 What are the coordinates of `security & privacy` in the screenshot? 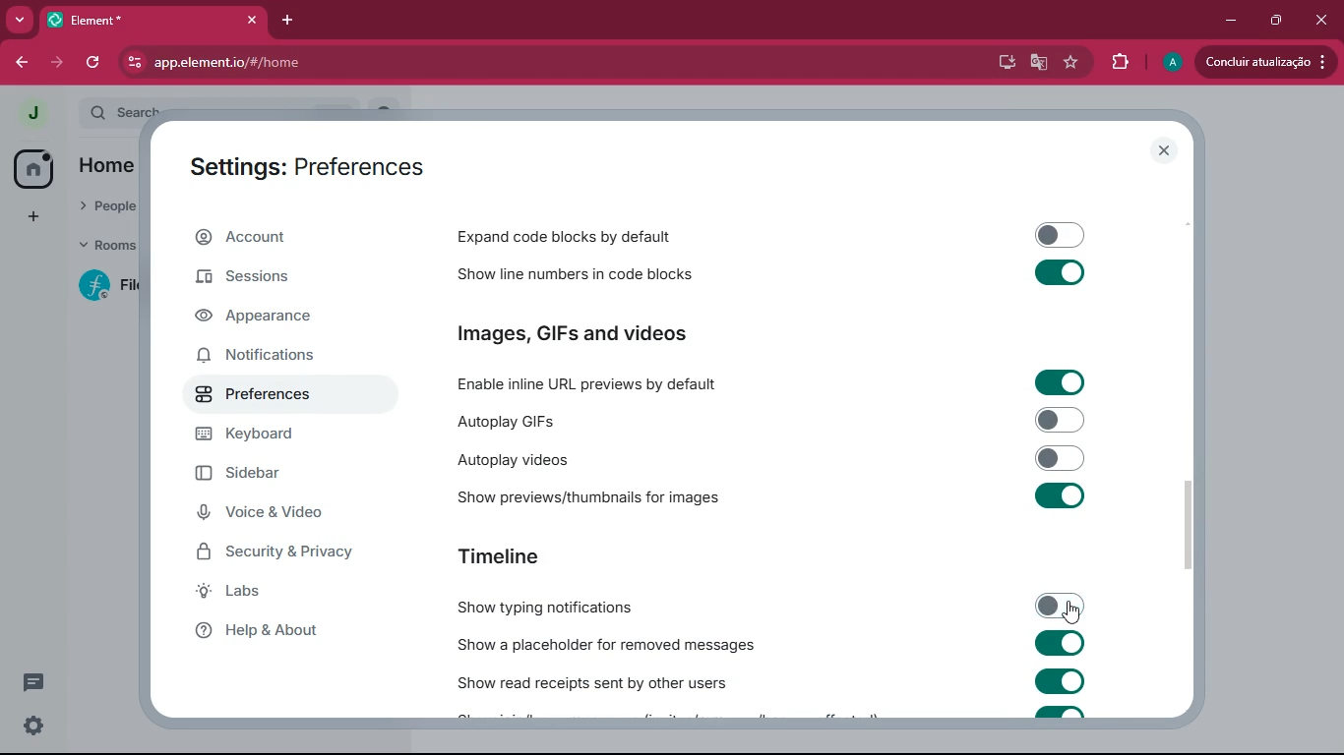 It's located at (287, 552).